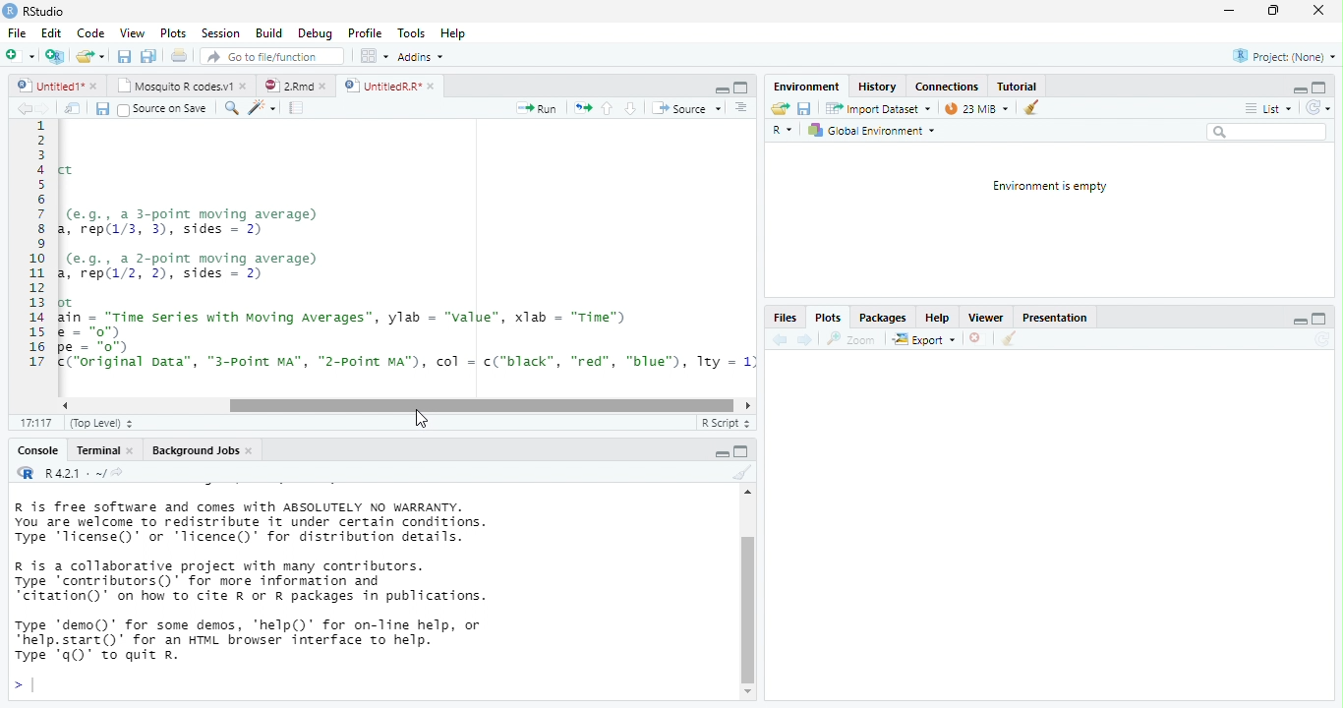 This screenshot has height=708, width=1343. What do you see at coordinates (975, 108) in the screenshot?
I see `23 MiB` at bounding box center [975, 108].